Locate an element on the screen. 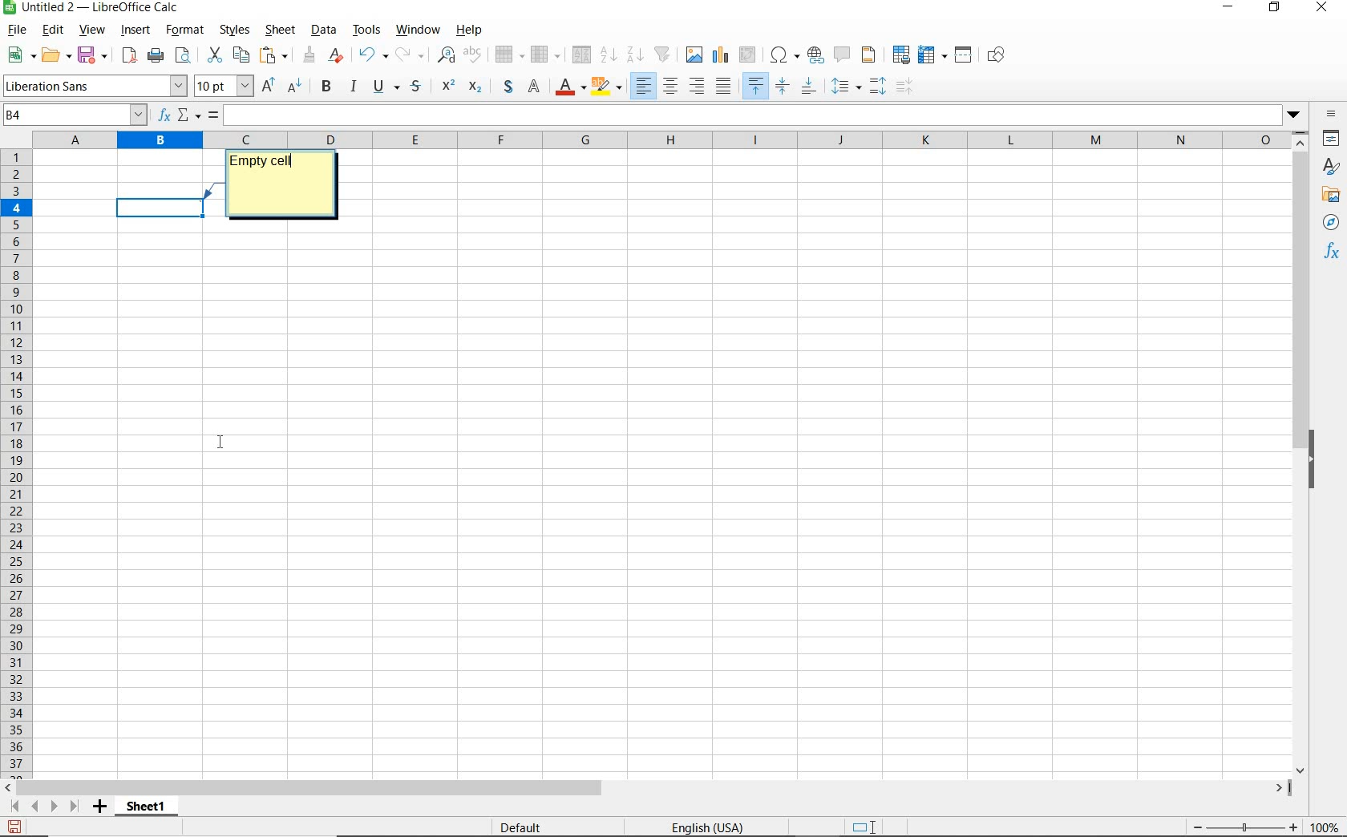  window is located at coordinates (416, 30).